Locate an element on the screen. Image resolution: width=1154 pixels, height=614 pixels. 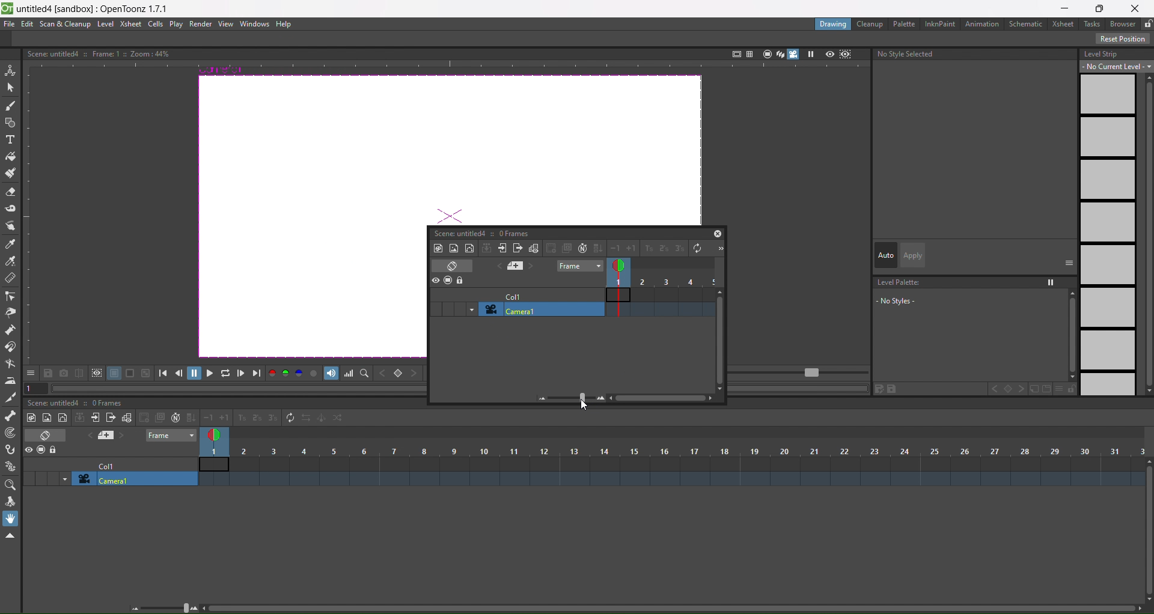
close subsheet is located at coordinates (518, 248).